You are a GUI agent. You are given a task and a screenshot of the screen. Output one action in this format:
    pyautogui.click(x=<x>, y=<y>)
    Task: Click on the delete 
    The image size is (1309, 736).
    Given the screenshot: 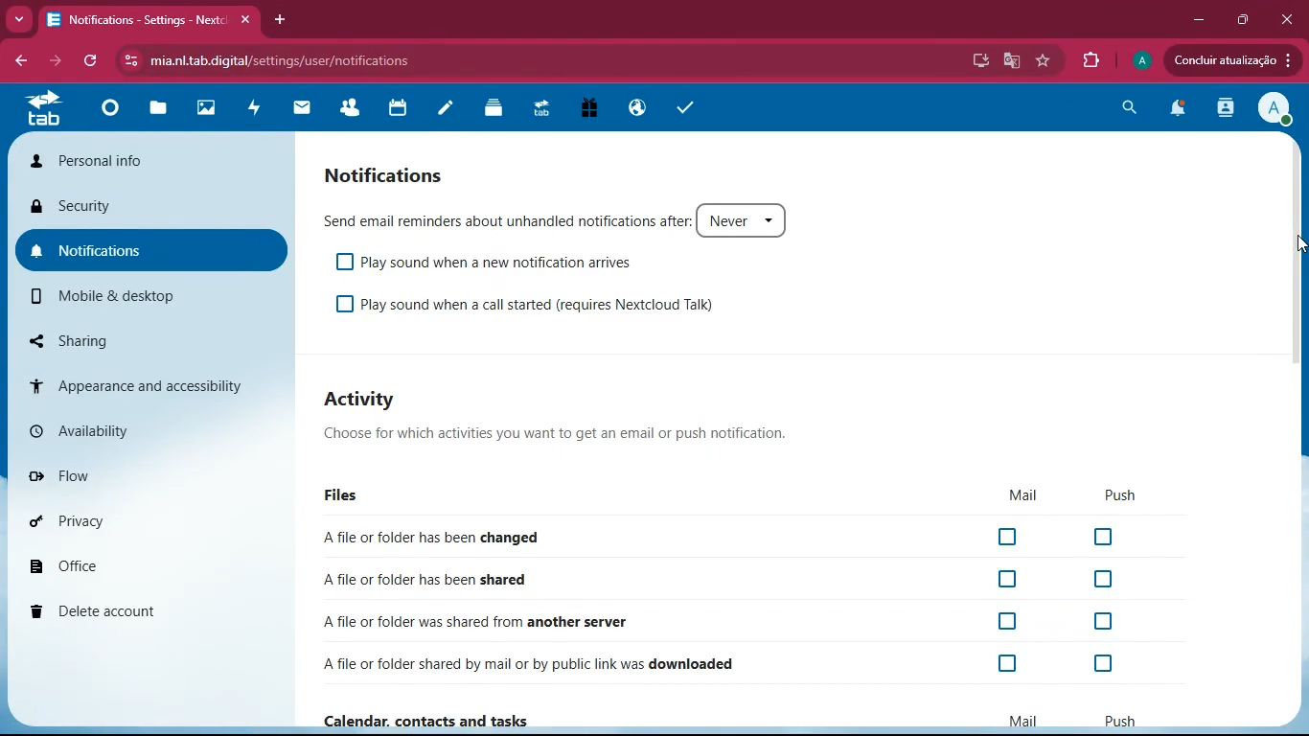 What is the action you would take?
    pyautogui.click(x=131, y=606)
    